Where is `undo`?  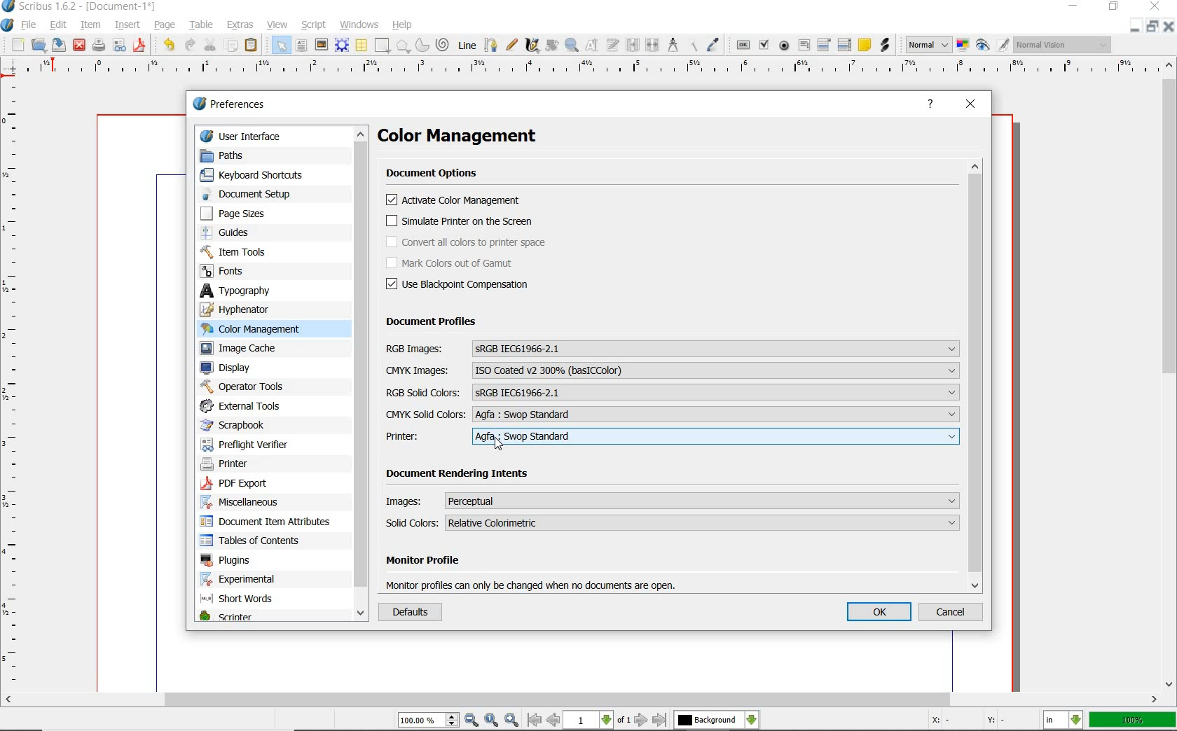 undo is located at coordinates (168, 45).